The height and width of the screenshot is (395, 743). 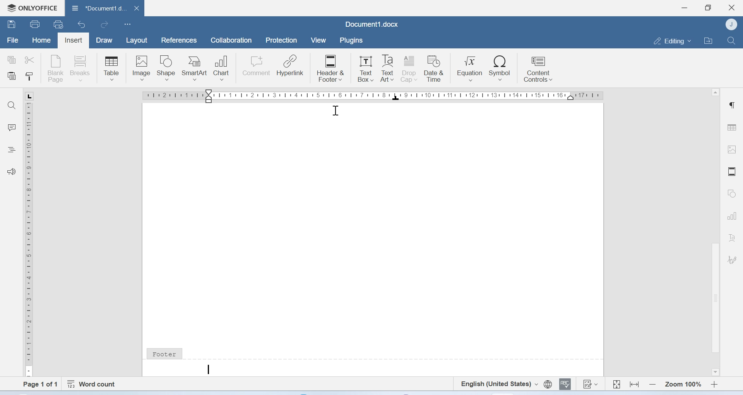 I want to click on Scroll up, so click(x=715, y=92).